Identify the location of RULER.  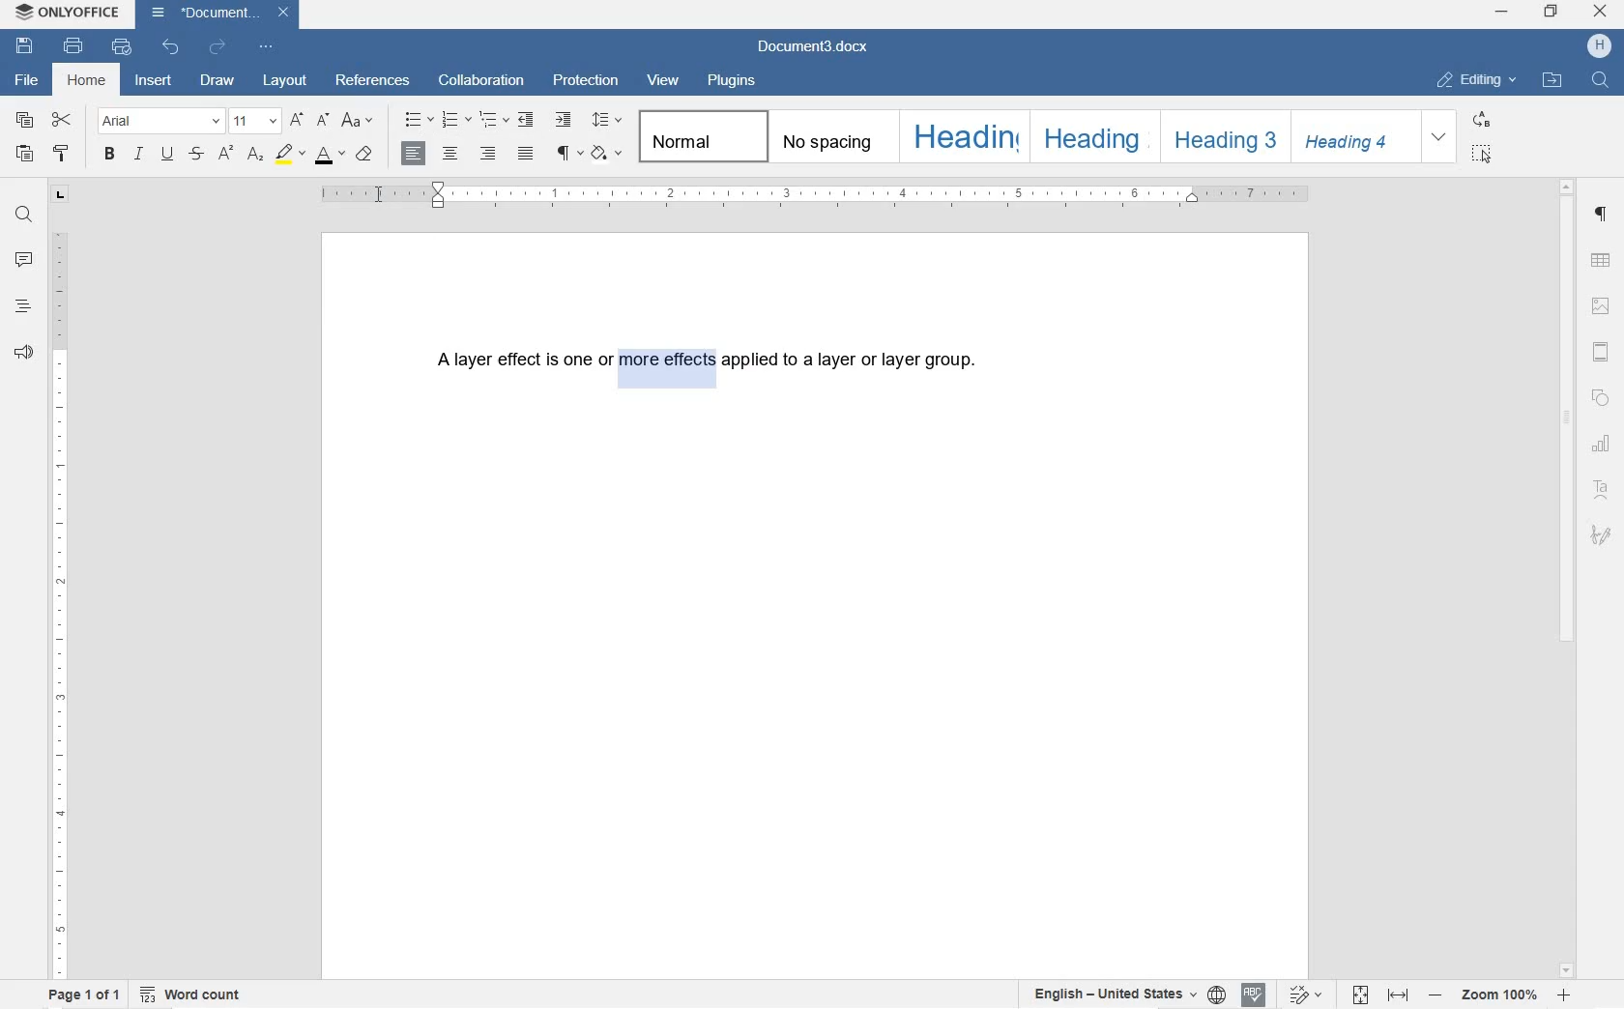
(59, 602).